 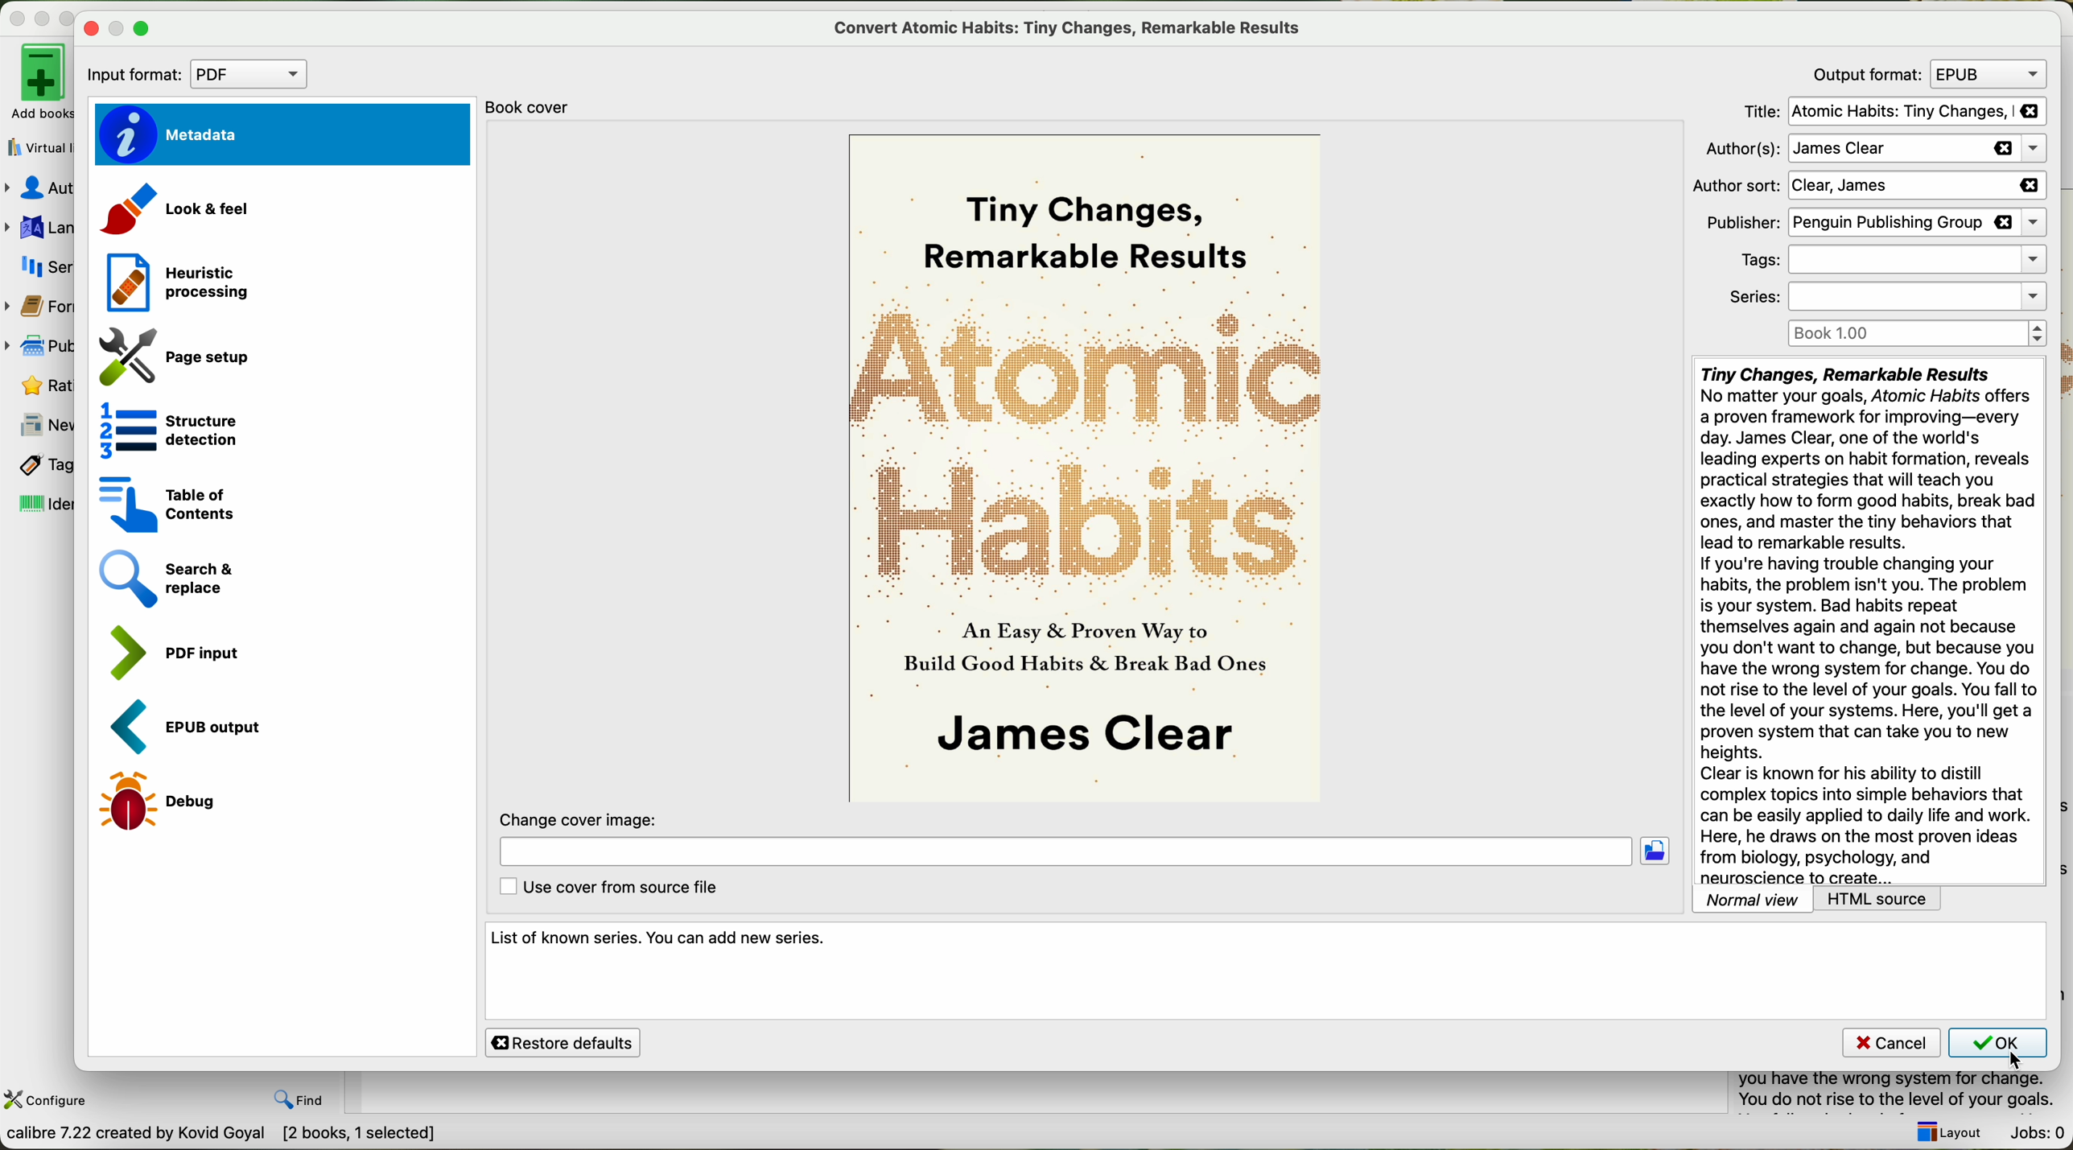 I want to click on maximize, so click(x=144, y=31).